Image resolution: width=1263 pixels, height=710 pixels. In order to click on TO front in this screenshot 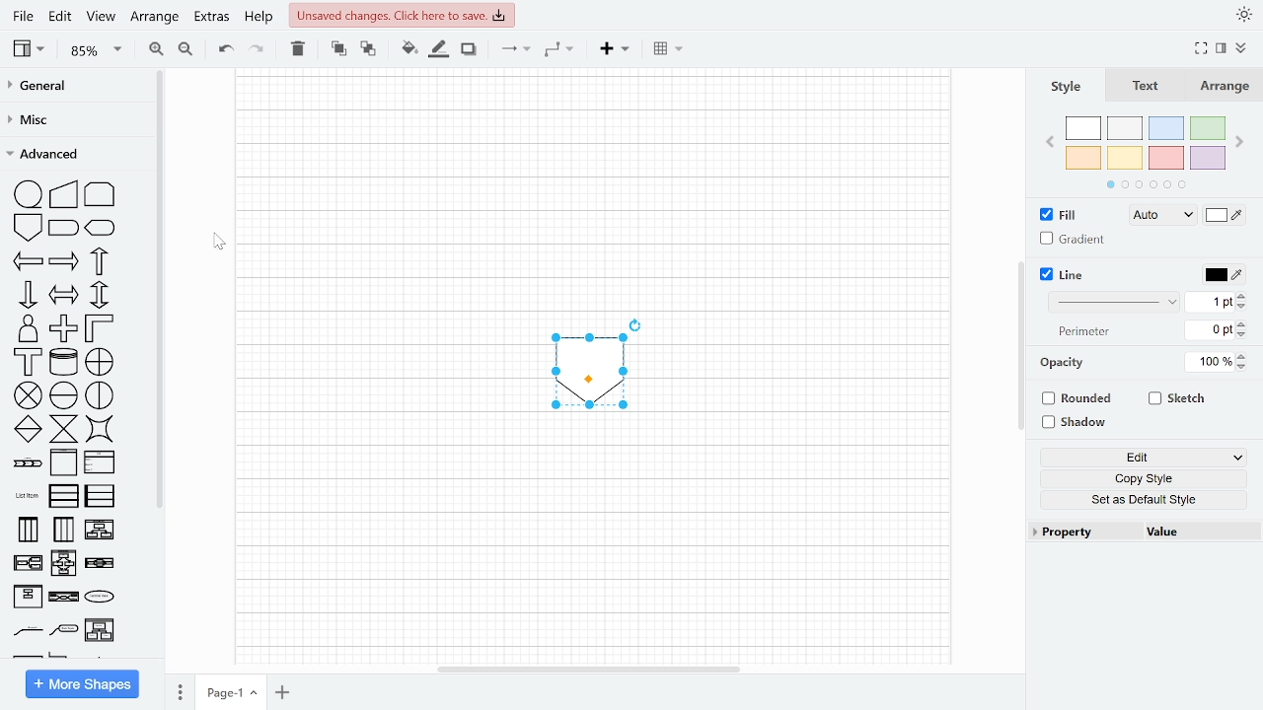, I will do `click(340, 50)`.